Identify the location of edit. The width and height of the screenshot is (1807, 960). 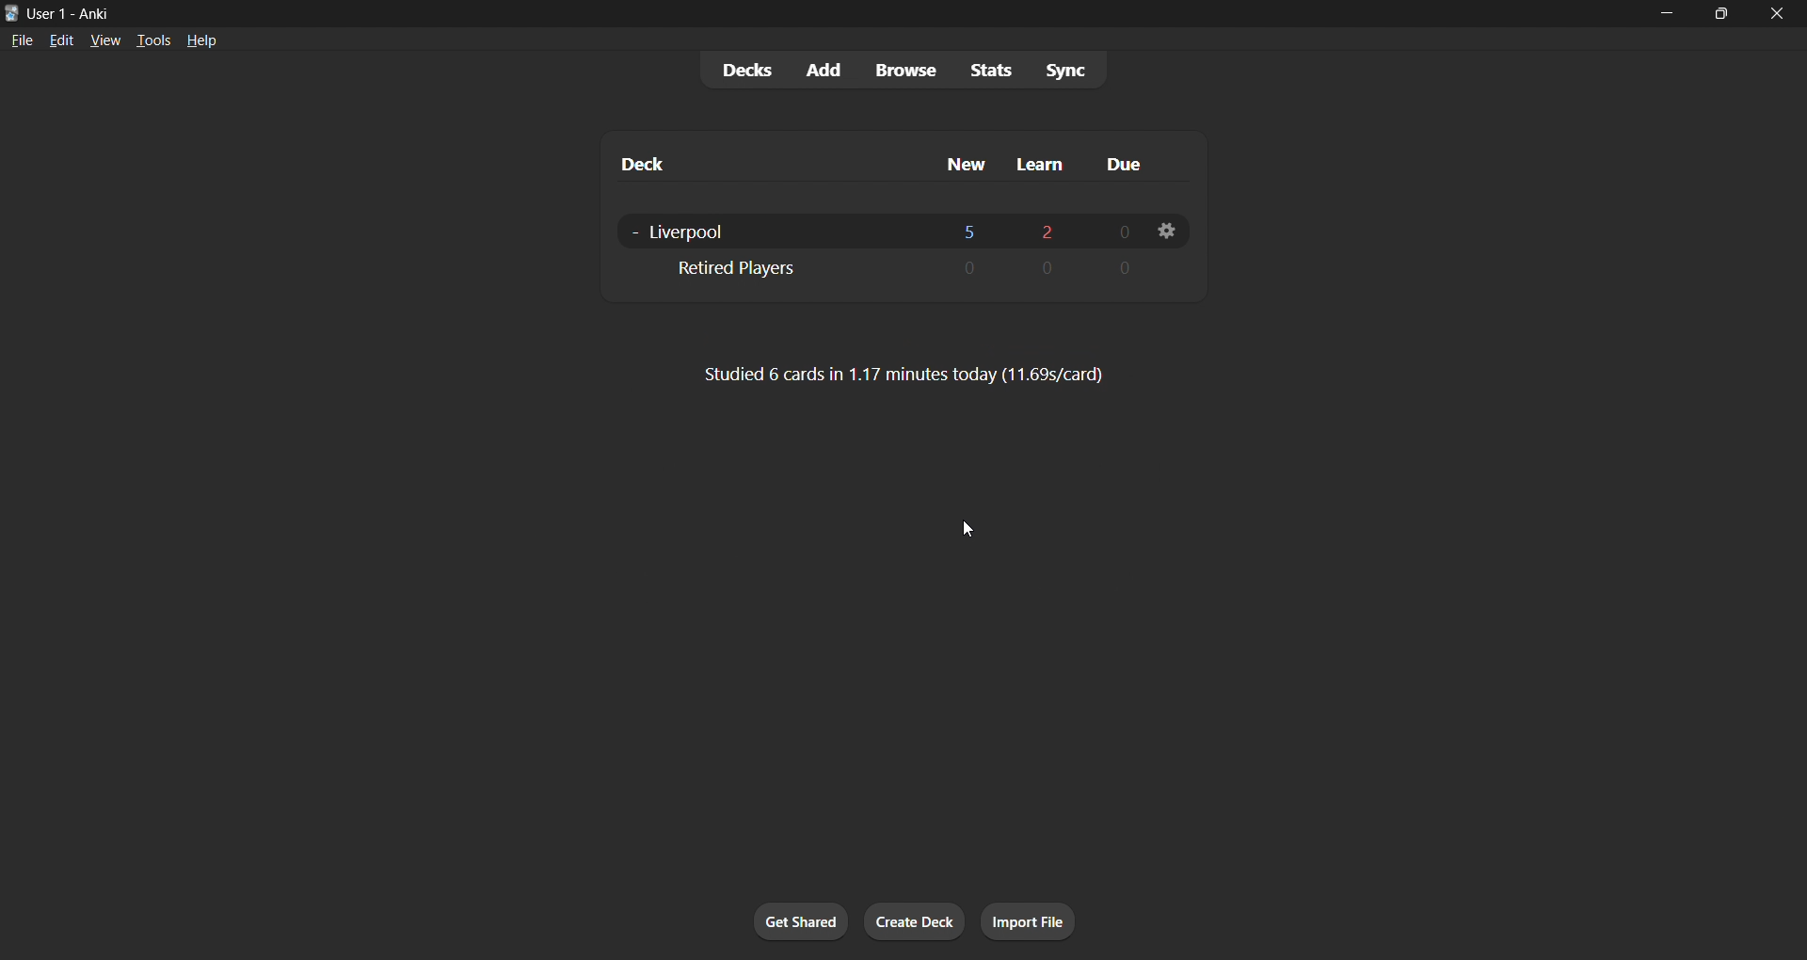
(56, 40).